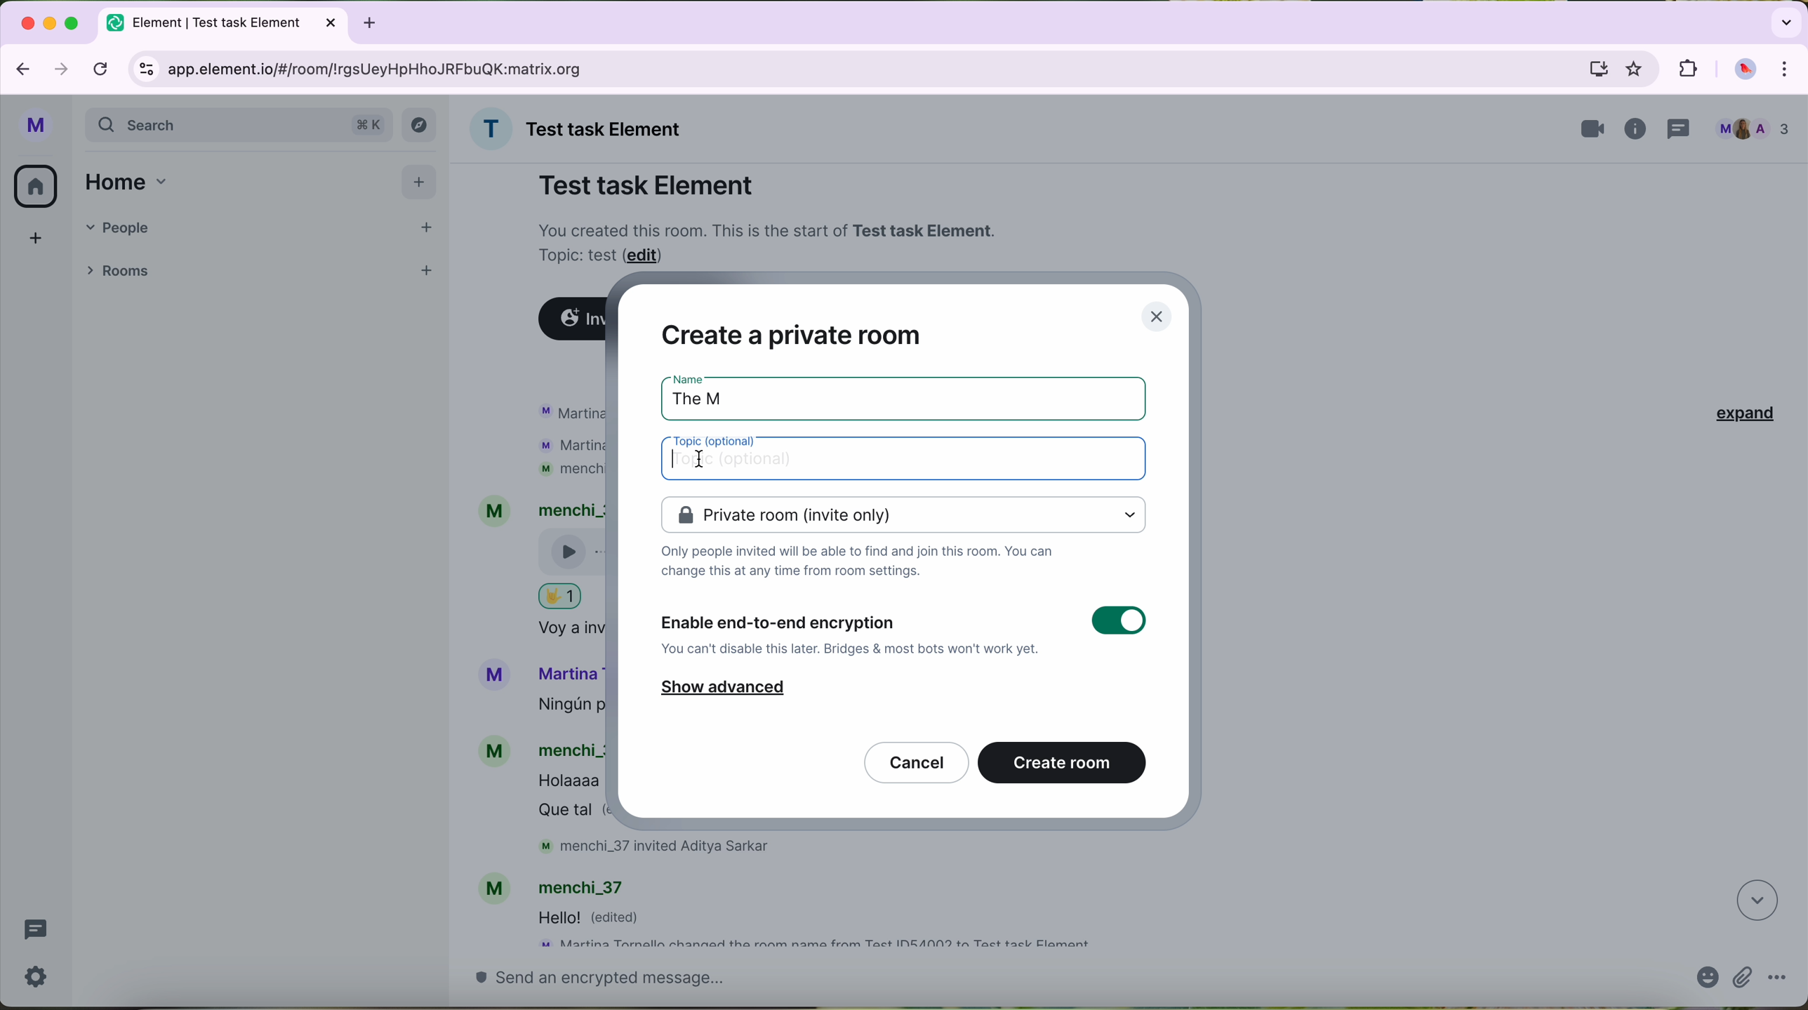 This screenshot has width=1808, height=1010. What do you see at coordinates (852, 633) in the screenshot?
I see `enable end-to-end encryption` at bounding box center [852, 633].